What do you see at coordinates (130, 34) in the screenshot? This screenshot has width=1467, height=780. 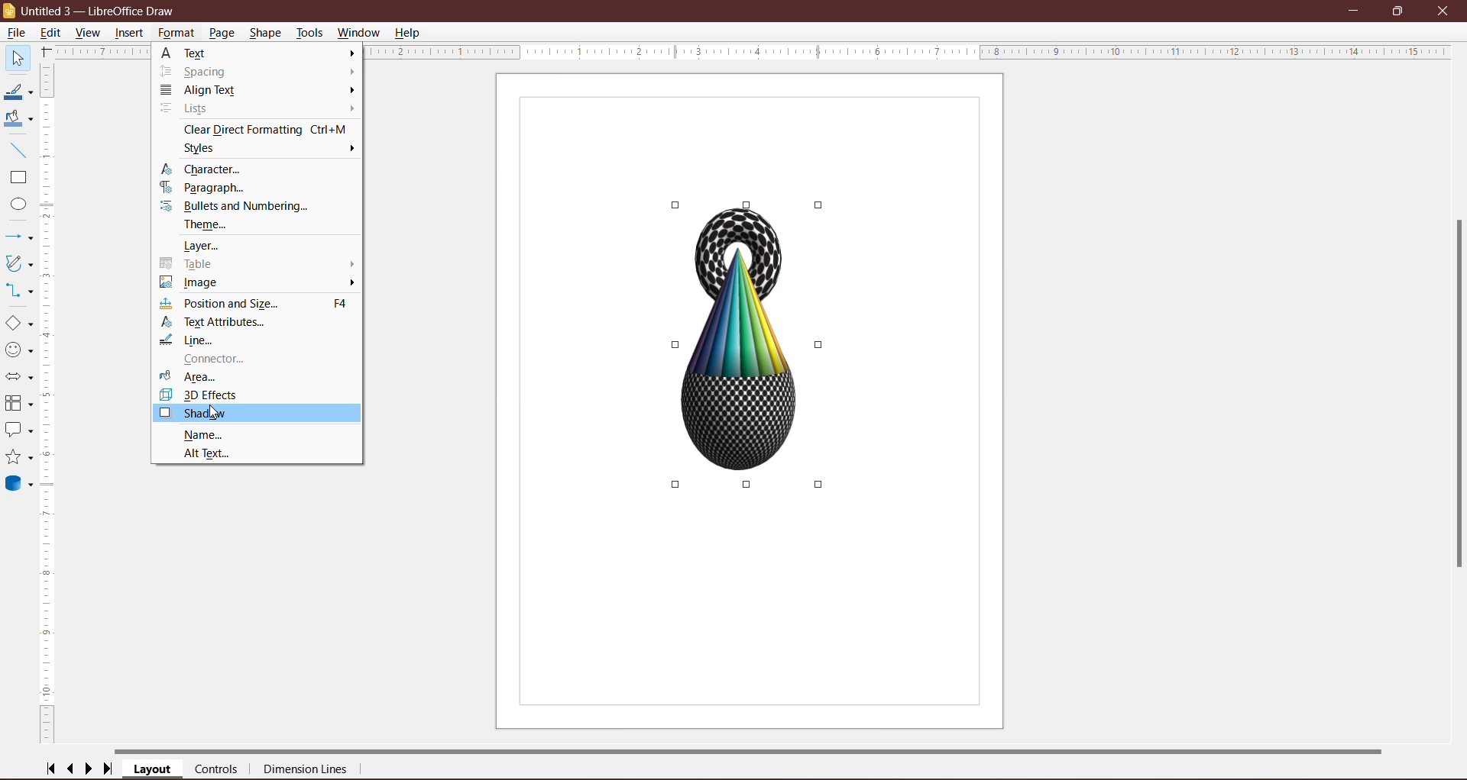 I see `Insert` at bounding box center [130, 34].